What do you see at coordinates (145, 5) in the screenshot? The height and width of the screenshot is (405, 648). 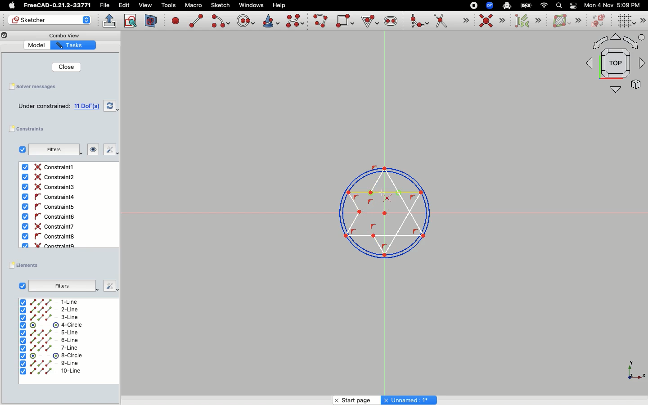 I see `view` at bounding box center [145, 5].